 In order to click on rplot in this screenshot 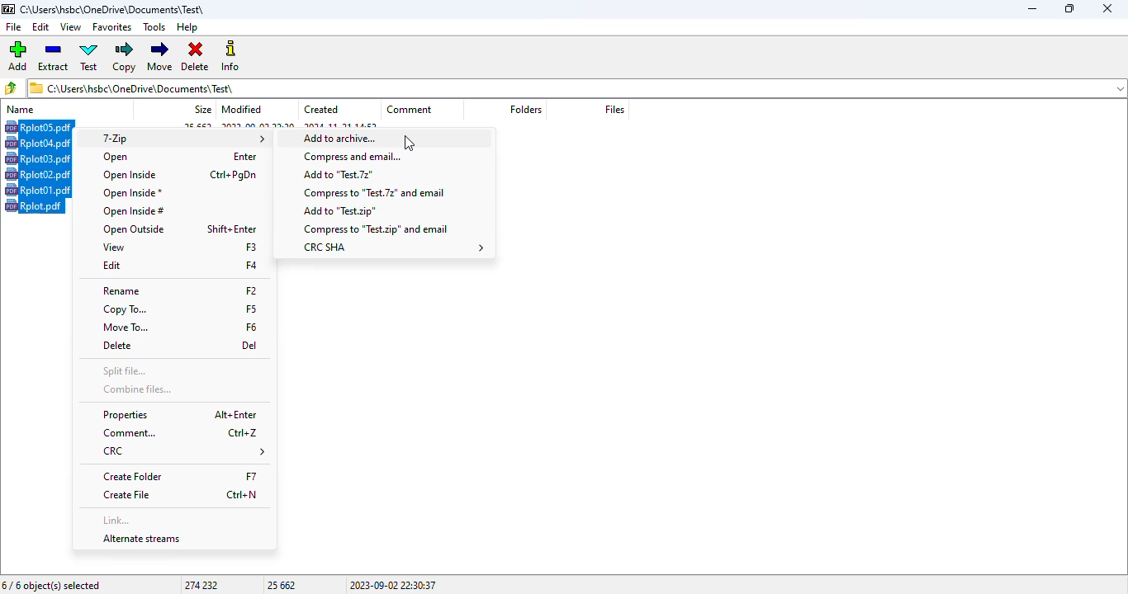, I will do `click(34, 205)`.